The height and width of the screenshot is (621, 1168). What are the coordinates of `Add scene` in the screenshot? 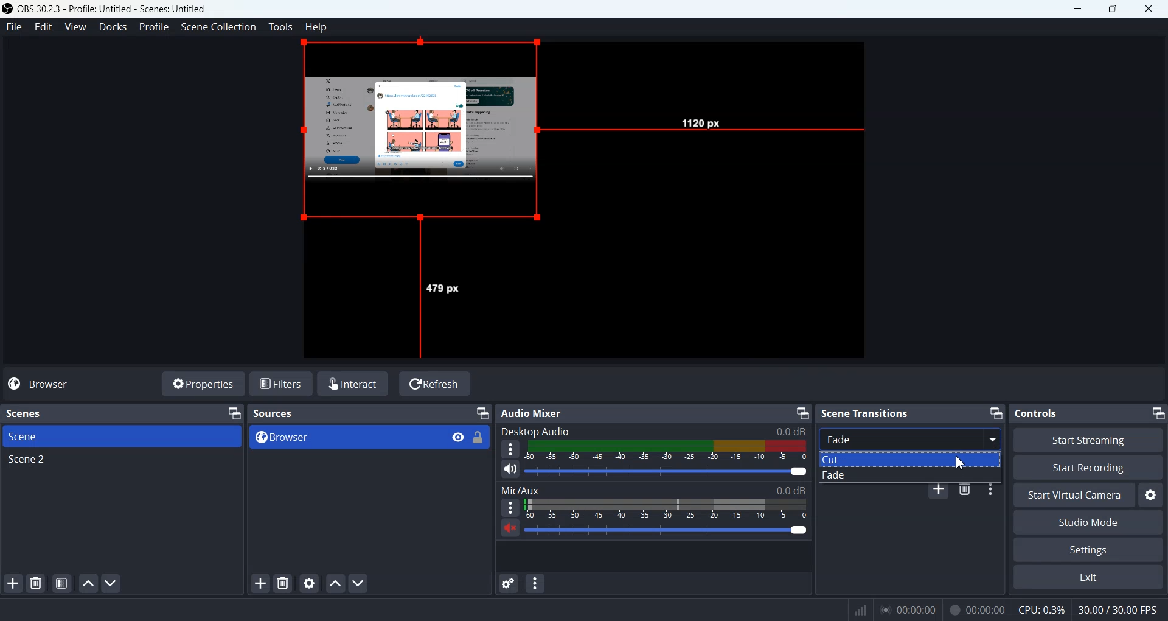 It's located at (13, 583).